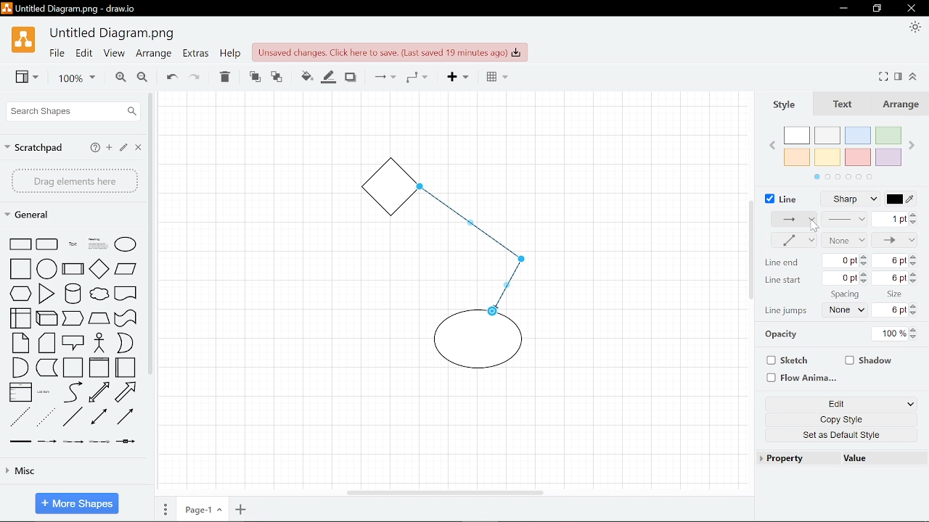  Describe the element at coordinates (916, 338) in the screenshot. I see `Decrease opacity` at that location.